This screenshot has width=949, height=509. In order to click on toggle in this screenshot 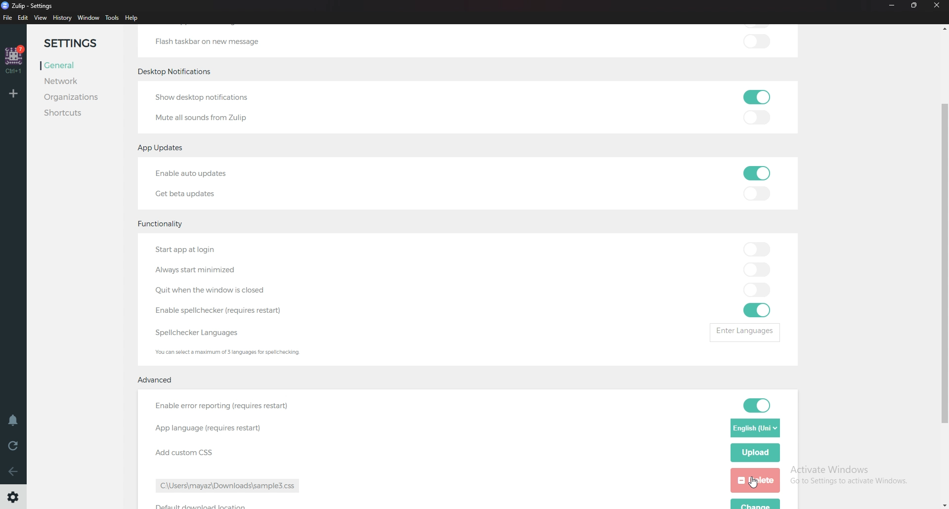, I will do `click(757, 191)`.